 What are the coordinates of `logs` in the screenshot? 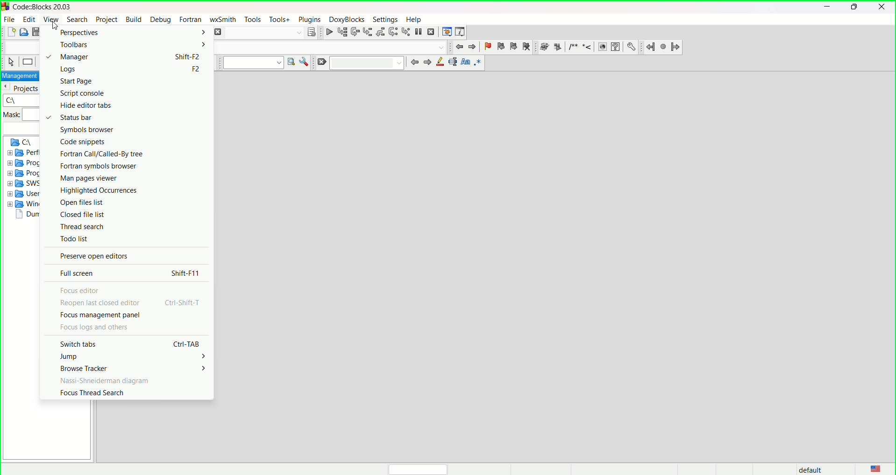 It's located at (66, 69).